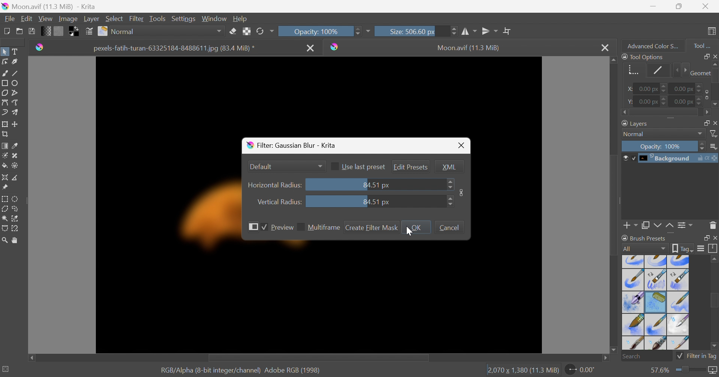 Image resolution: width=719 pixels, height=377 pixels. Describe the element at coordinates (410, 167) in the screenshot. I see `Edit presets` at that location.